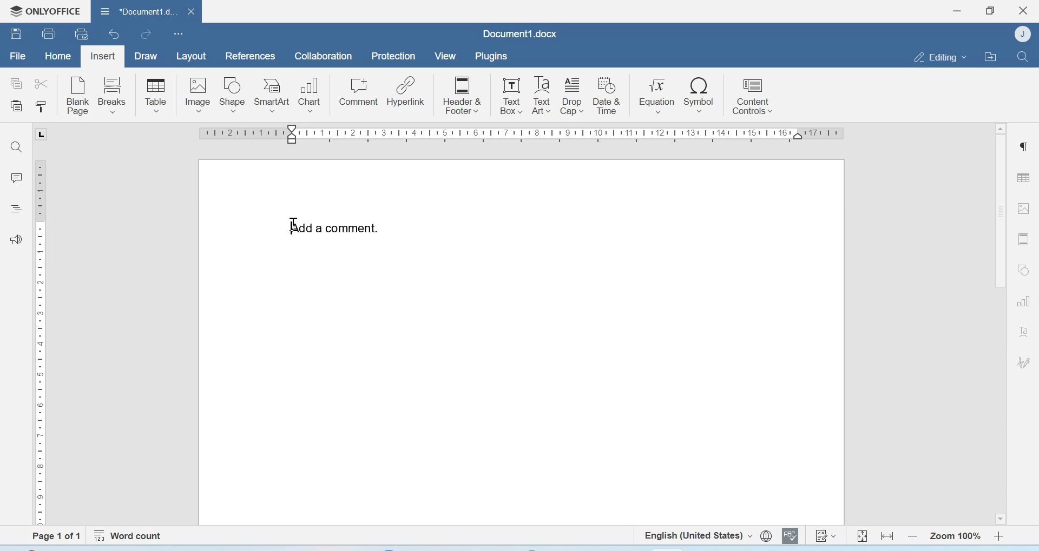  What do you see at coordinates (17, 56) in the screenshot?
I see `File` at bounding box center [17, 56].